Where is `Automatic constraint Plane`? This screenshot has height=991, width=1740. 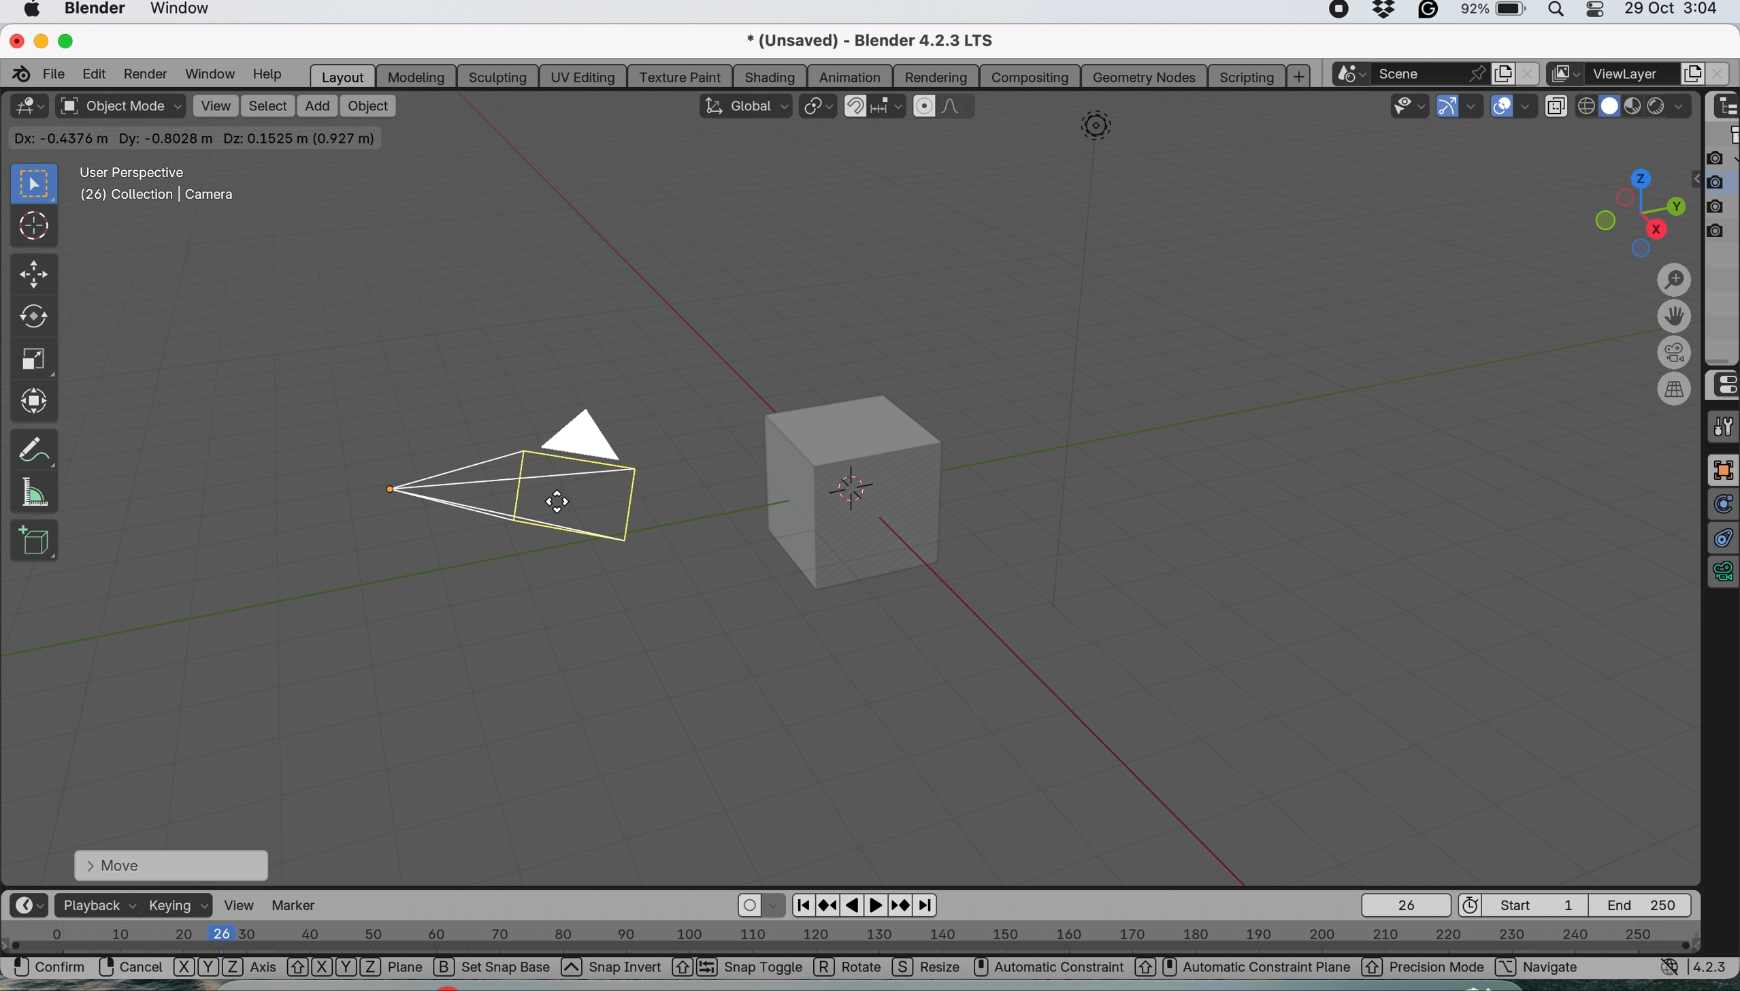
Automatic constraint Plane is located at coordinates (1256, 968).